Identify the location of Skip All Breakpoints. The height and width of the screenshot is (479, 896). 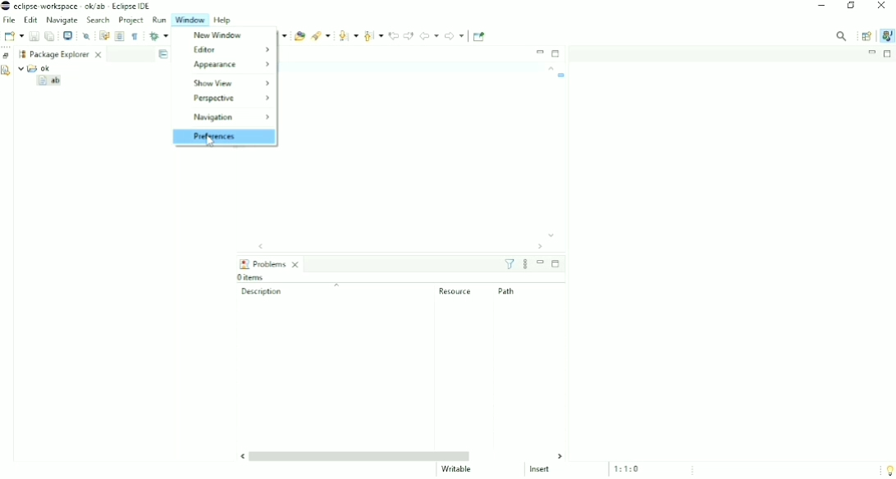
(87, 35).